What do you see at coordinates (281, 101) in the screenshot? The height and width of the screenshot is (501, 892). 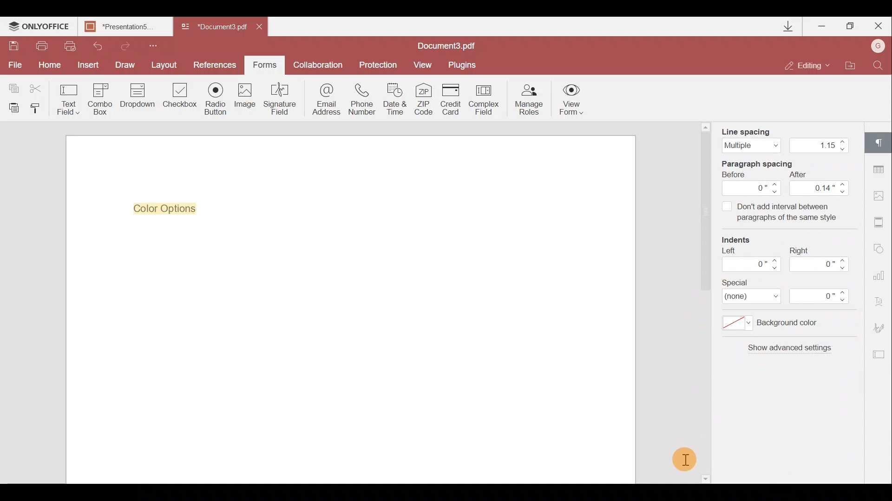 I see `Signature field` at bounding box center [281, 101].